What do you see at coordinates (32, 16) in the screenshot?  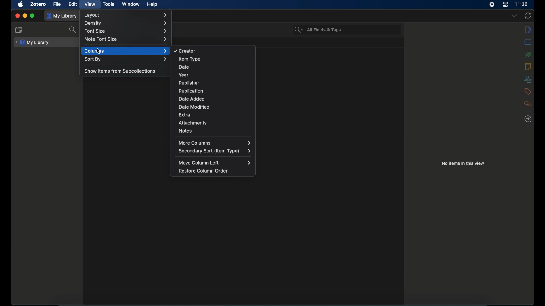 I see `maximize` at bounding box center [32, 16].